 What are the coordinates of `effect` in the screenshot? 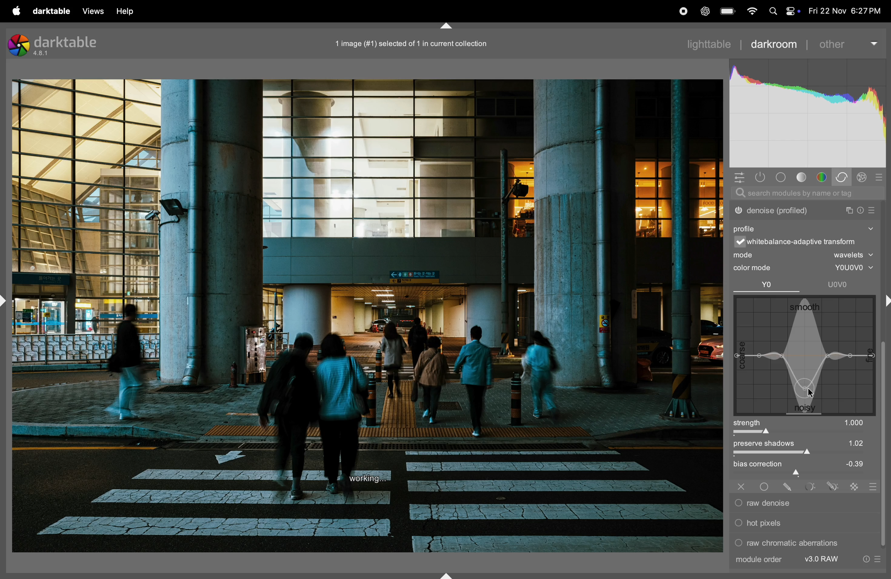 It's located at (862, 178).